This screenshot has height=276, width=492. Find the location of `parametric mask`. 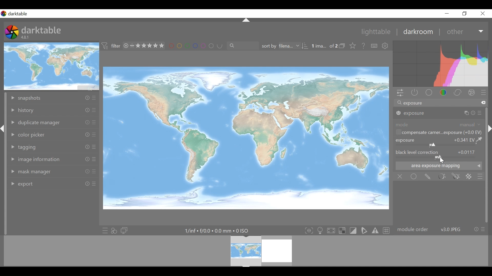

parametric mask is located at coordinates (442, 176).